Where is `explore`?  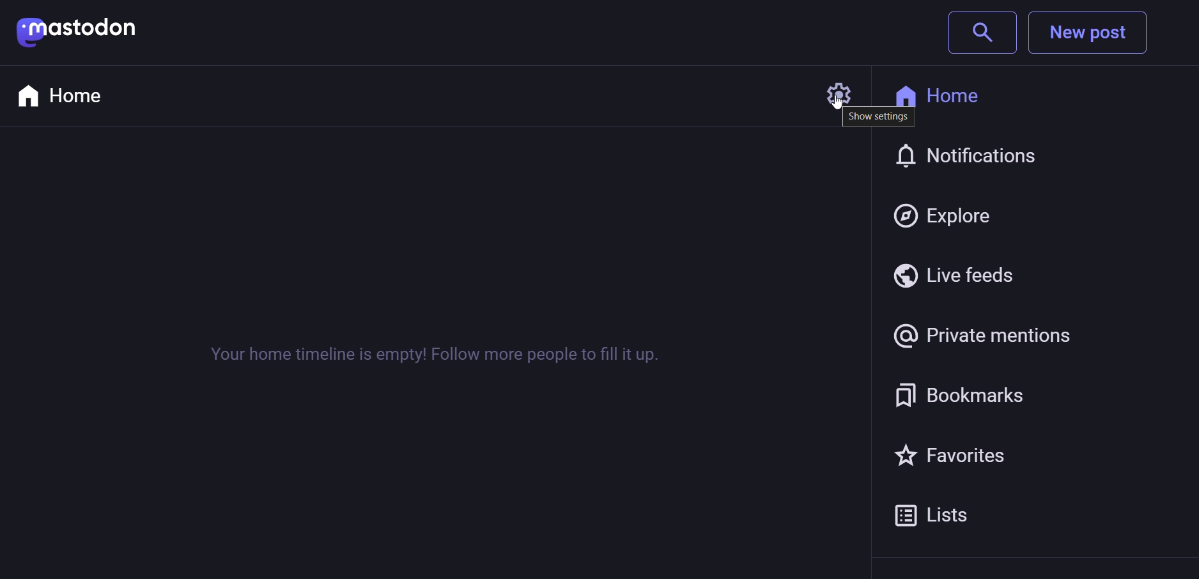
explore is located at coordinates (948, 211).